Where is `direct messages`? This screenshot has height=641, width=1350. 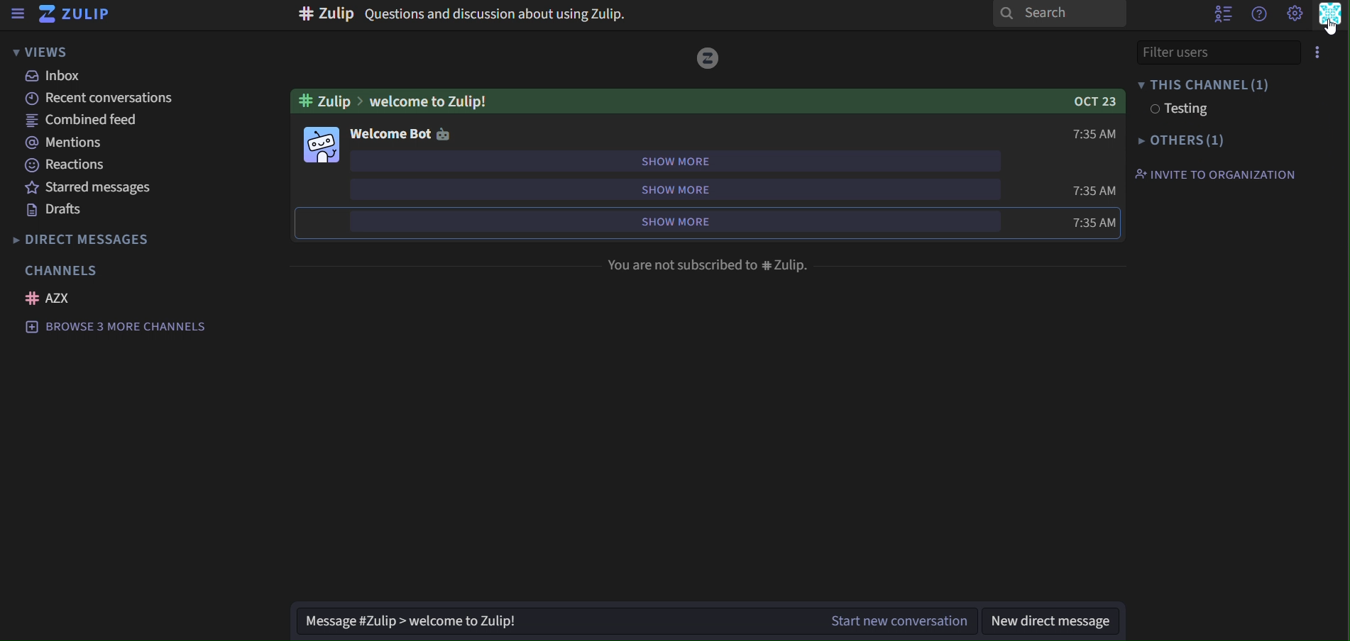 direct messages is located at coordinates (92, 238).